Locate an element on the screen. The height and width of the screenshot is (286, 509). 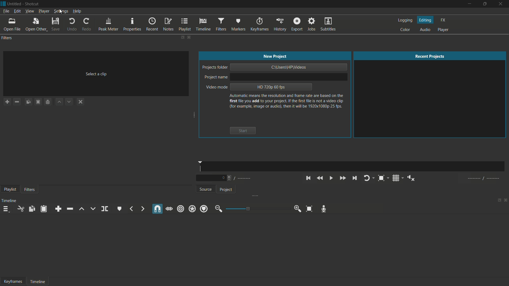
previous marker is located at coordinates (131, 209).